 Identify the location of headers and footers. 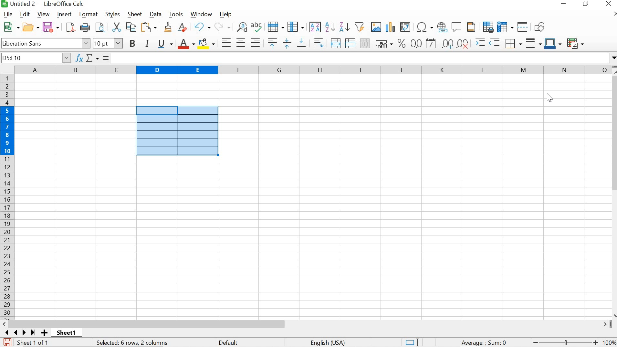
(471, 27).